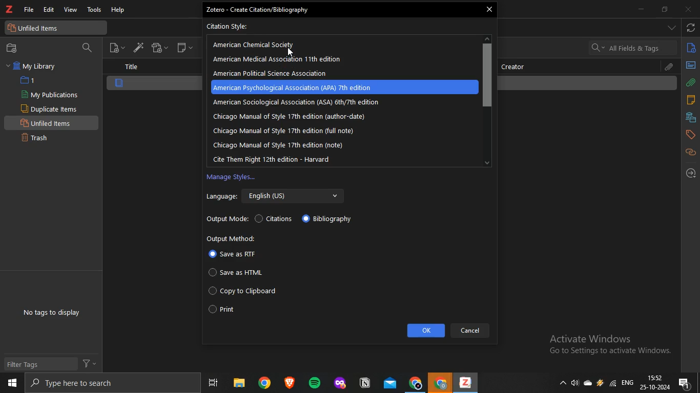 Image resolution: width=700 pixels, height=393 pixels. Describe the element at coordinates (12, 384) in the screenshot. I see `start` at that location.